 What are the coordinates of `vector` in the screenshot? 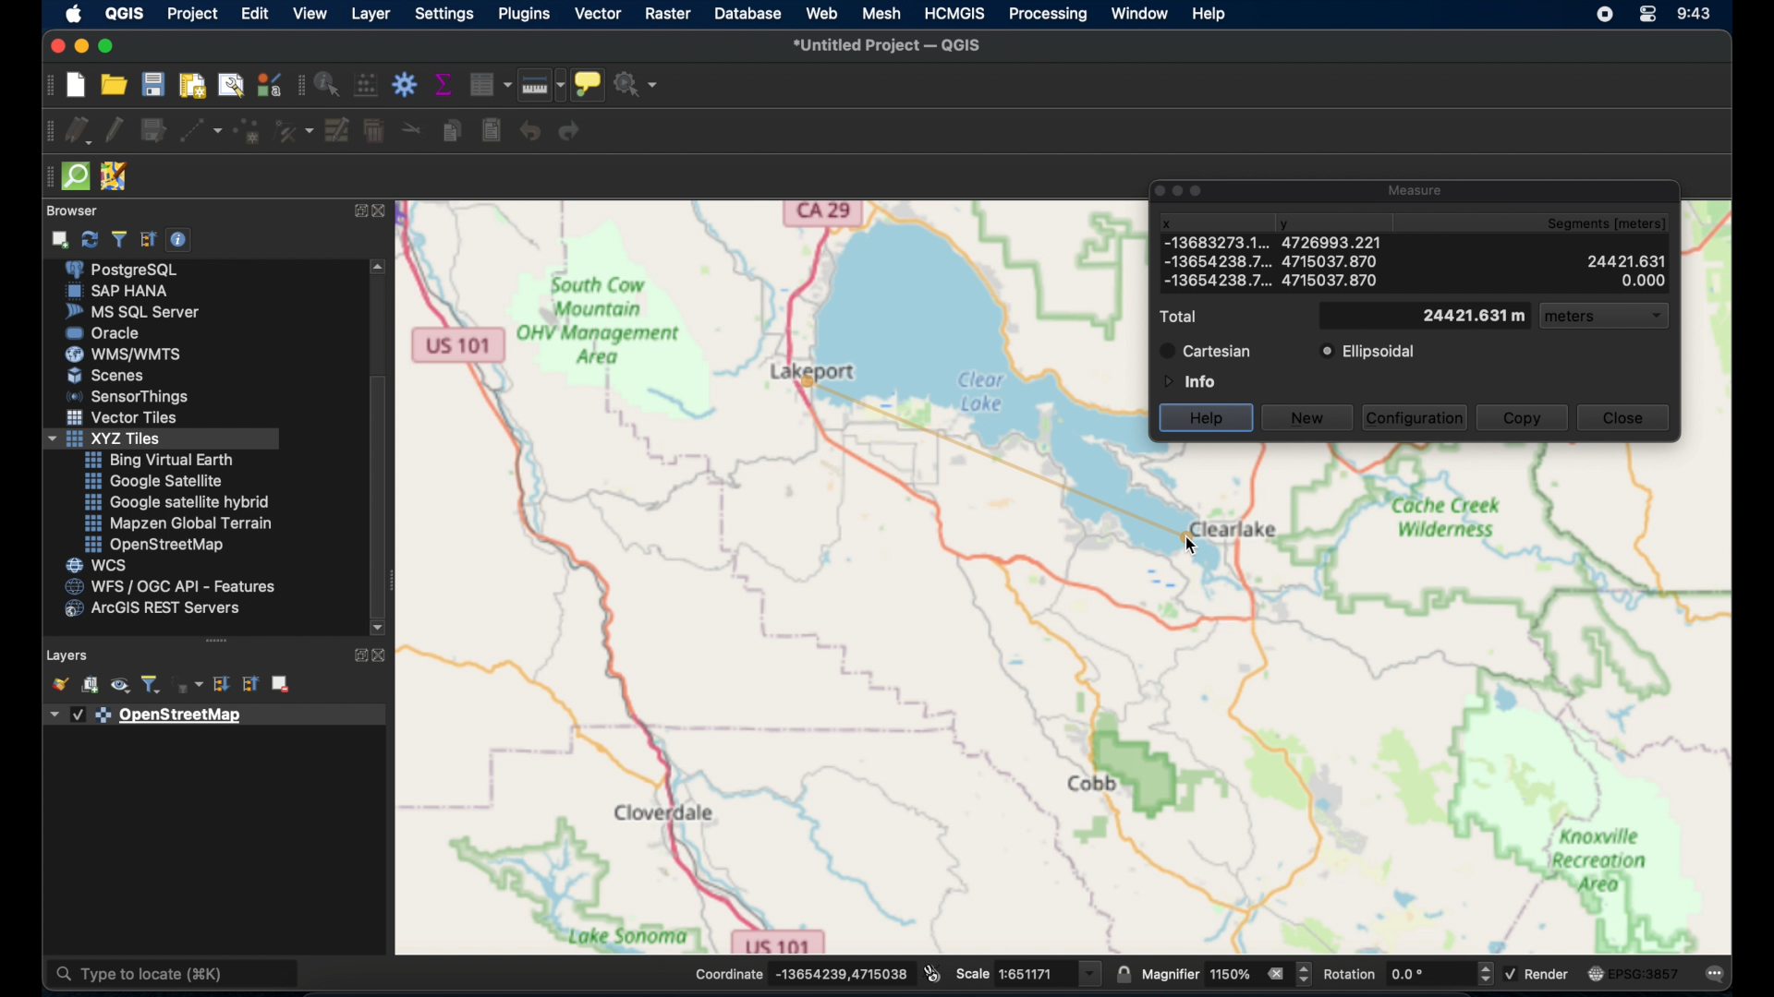 It's located at (597, 13).